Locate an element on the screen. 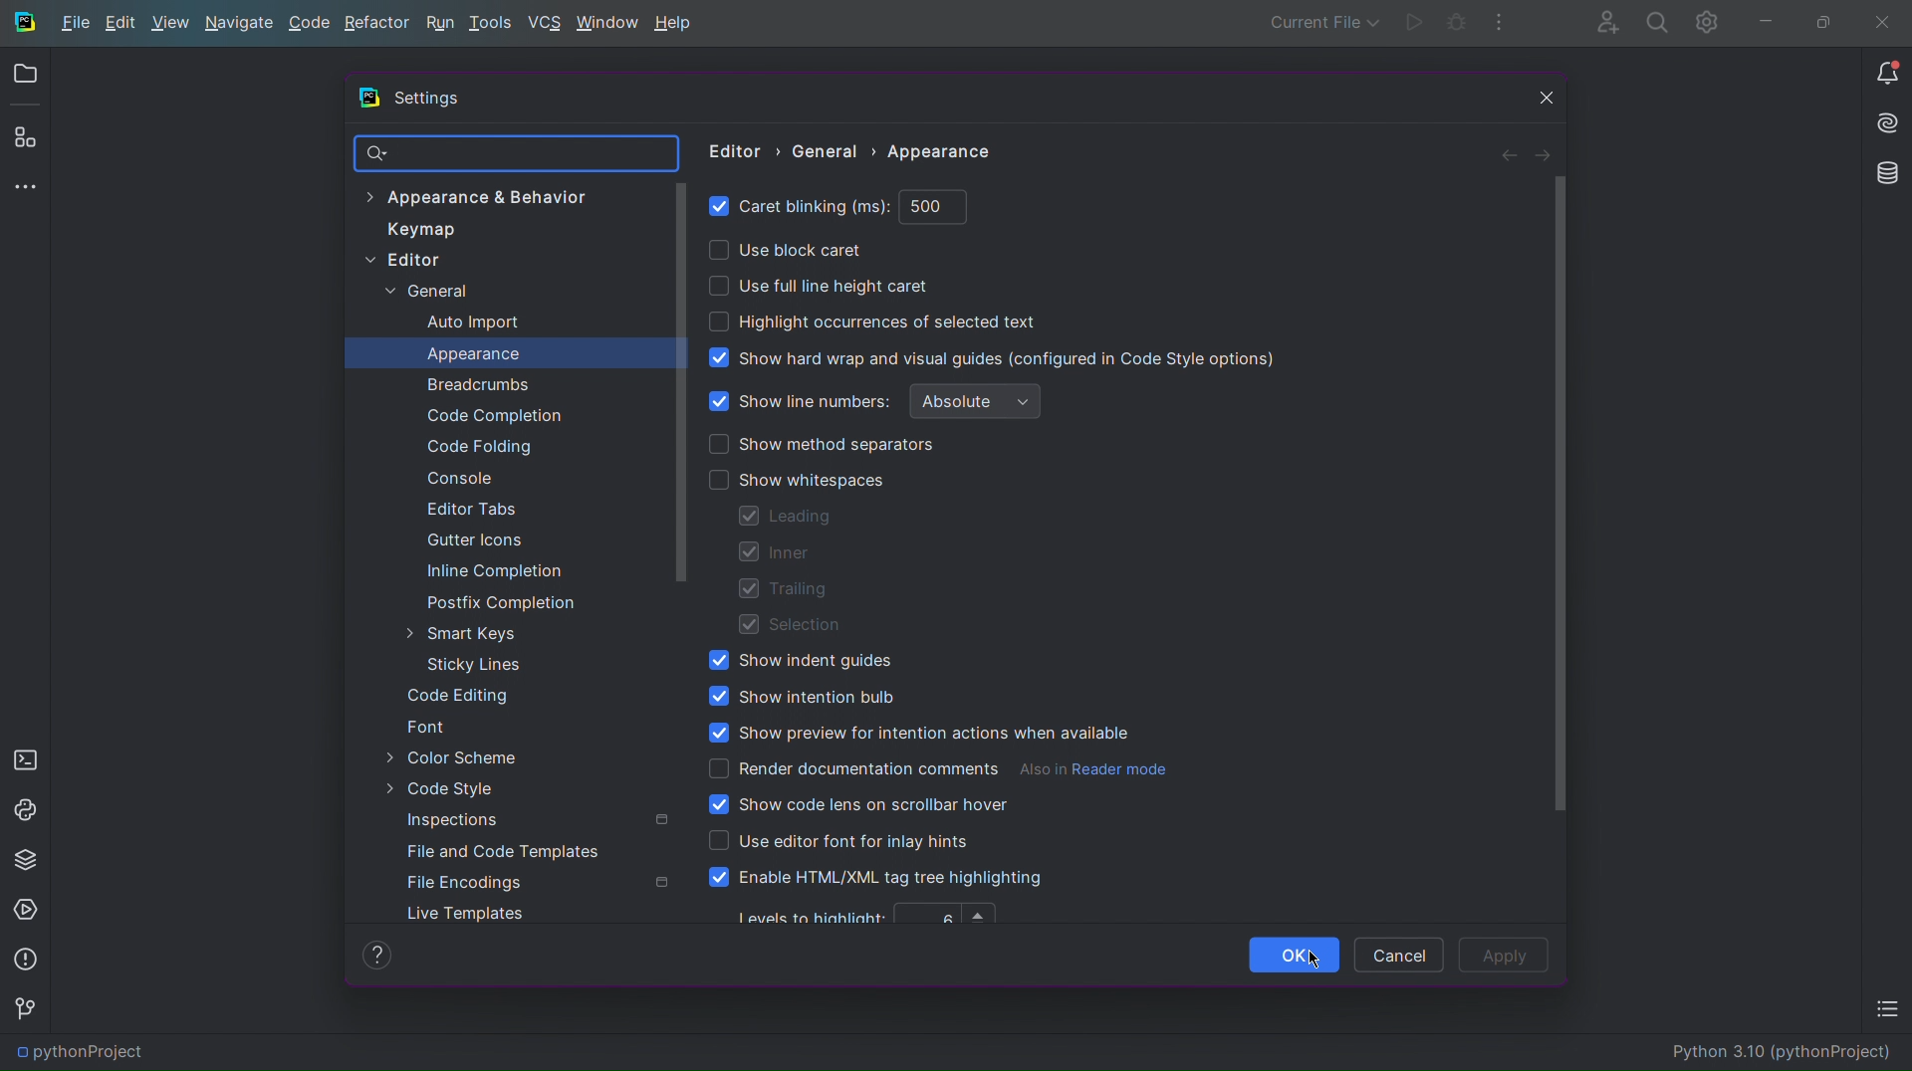 This screenshot has height=1071, width=1912. Levels to highlight is located at coordinates (870, 916).